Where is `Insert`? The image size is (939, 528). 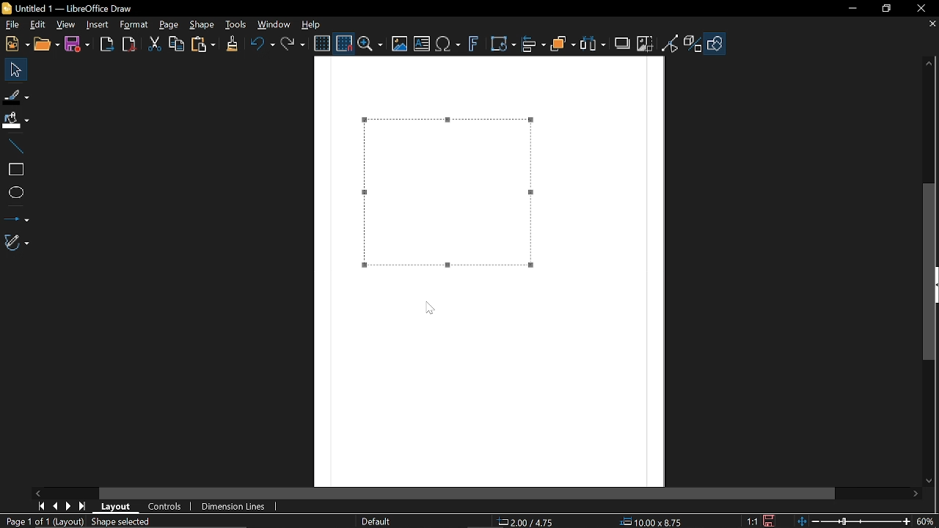 Insert is located at coordinates (98, 26).